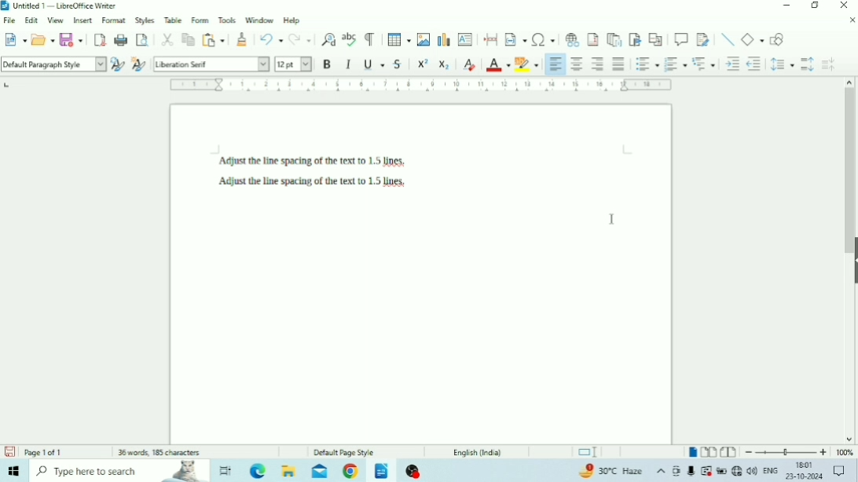 Image resolution: width=858 pixels, height=482 pixels. What do you see at coordinates (771, 470) in the screenshot?
I see `Language` at bounding box center [771, 470].